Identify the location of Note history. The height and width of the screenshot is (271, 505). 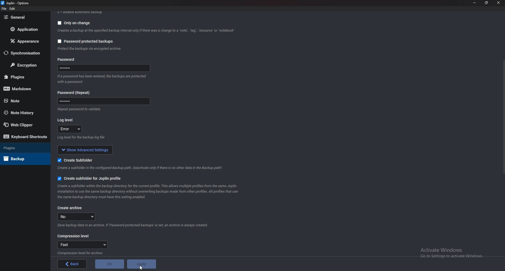
(21, 112).